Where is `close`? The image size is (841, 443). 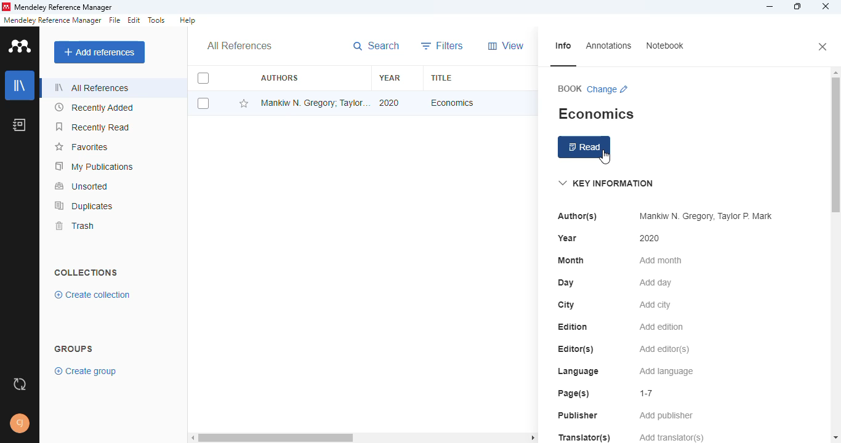
close is located at coordinates (823, 47).